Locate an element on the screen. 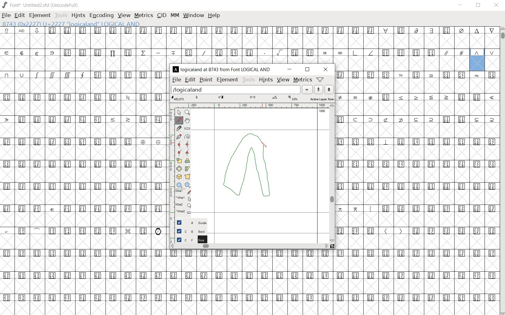  8743 (0x22227) U+2227 "logicaland" LOGICAL AND is located at coordinates (72, 24).